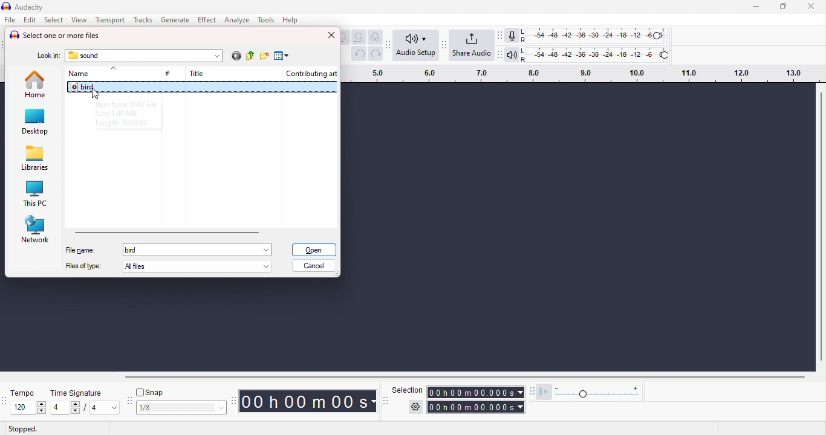  What do you see at coordinates (501, 53) in the screenshot?
I see `playback meter tool bar` at bounding box center [501, 53].